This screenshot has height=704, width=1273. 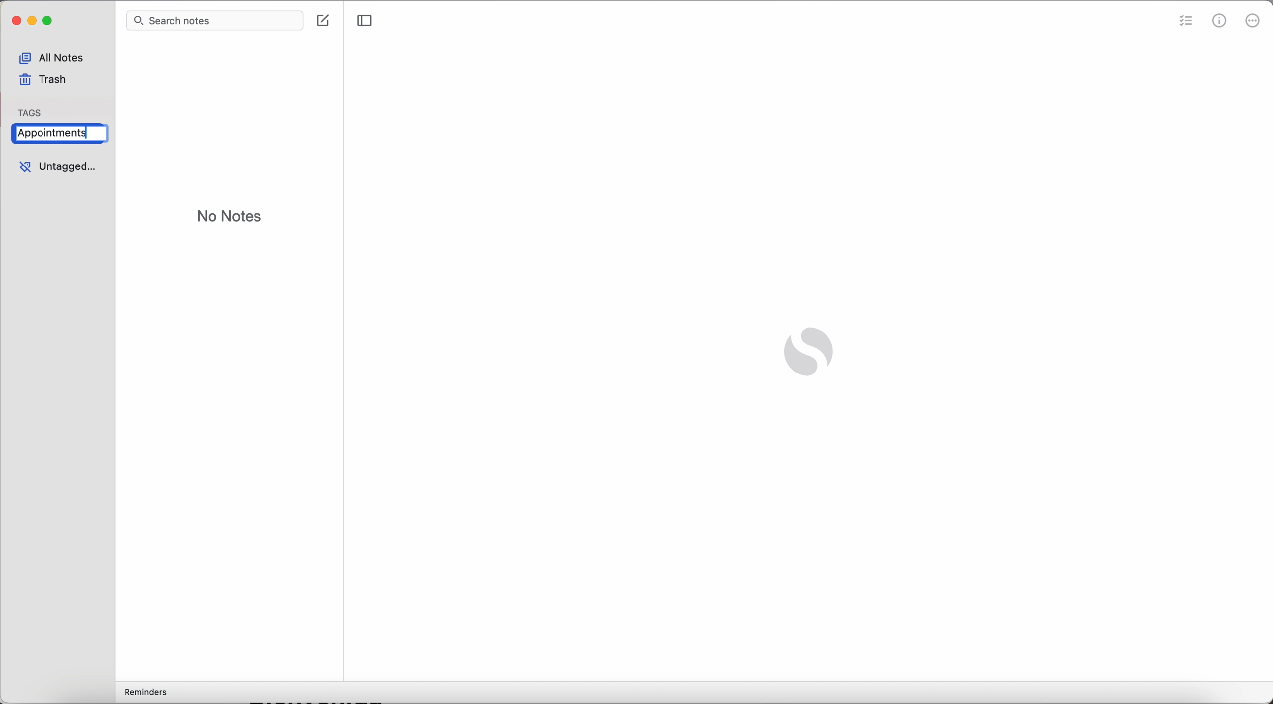 What do you see at coordinates (806, 354) in the screenshot?
I see `Simplenote logo` at bounding box center [806, 354].